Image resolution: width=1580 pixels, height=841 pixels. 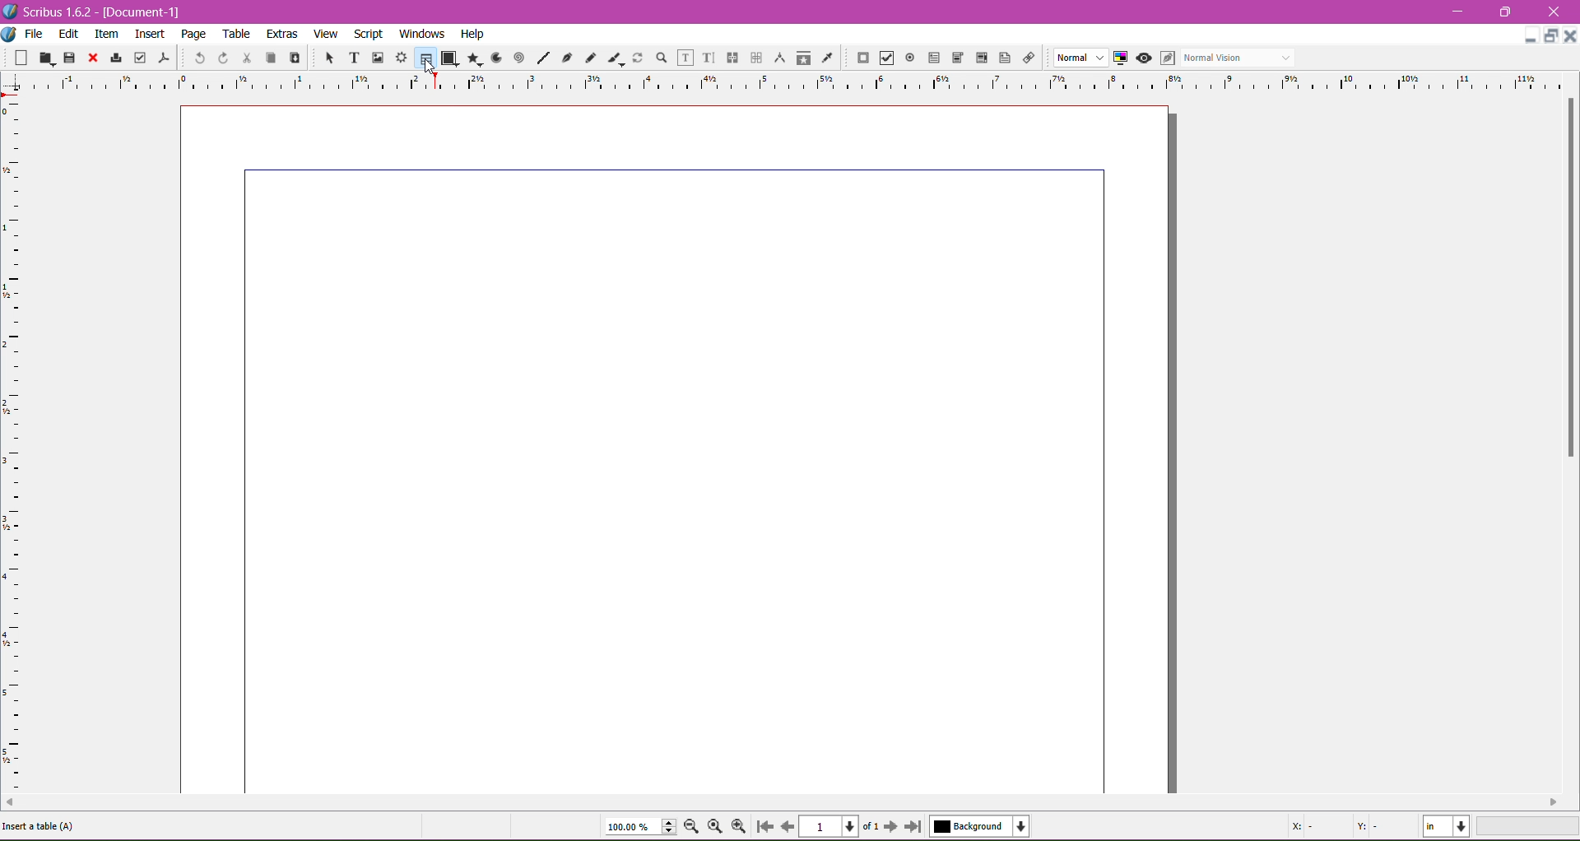 What do you see at coordinates (1554, 12) in the screenshot?
I see `Close` at bounding box center [1554, 12].